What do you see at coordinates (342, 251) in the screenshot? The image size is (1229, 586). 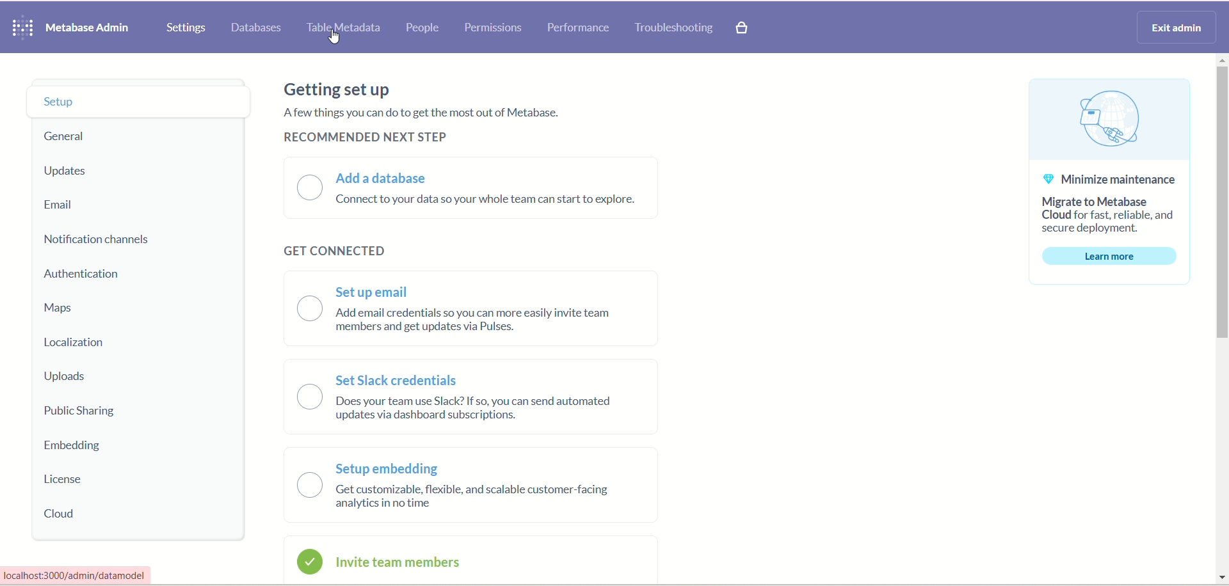 I see `get connected` at bounding box center [342, 251].